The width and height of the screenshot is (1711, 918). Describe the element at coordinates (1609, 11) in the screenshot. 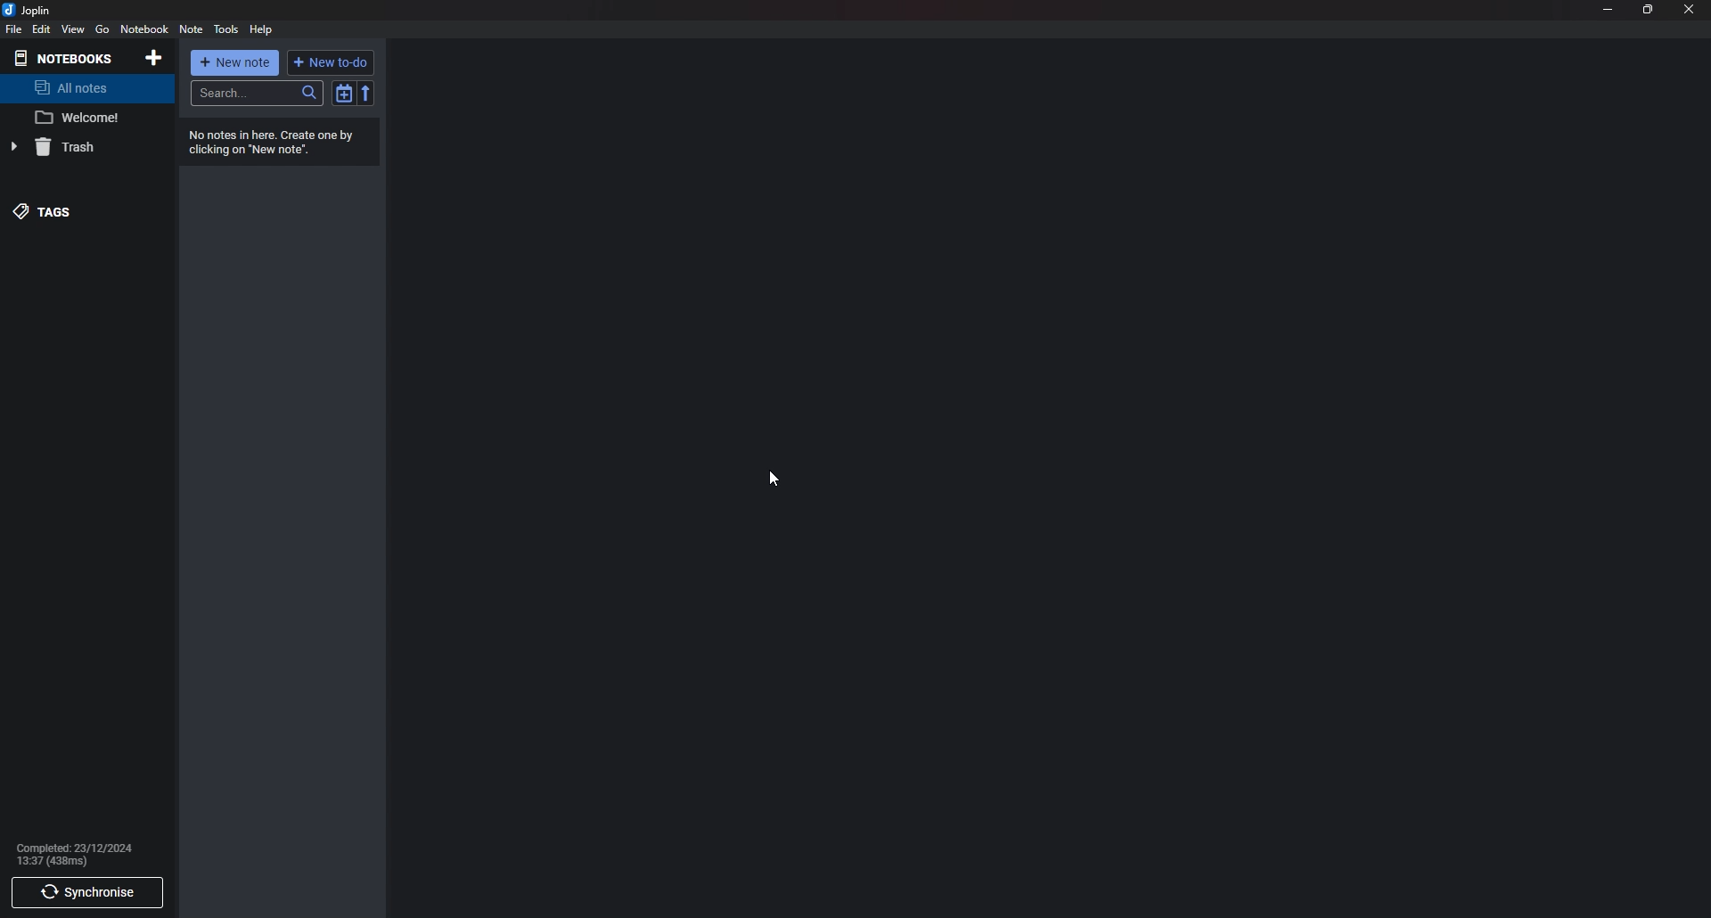

I see `Minimize` at that location.